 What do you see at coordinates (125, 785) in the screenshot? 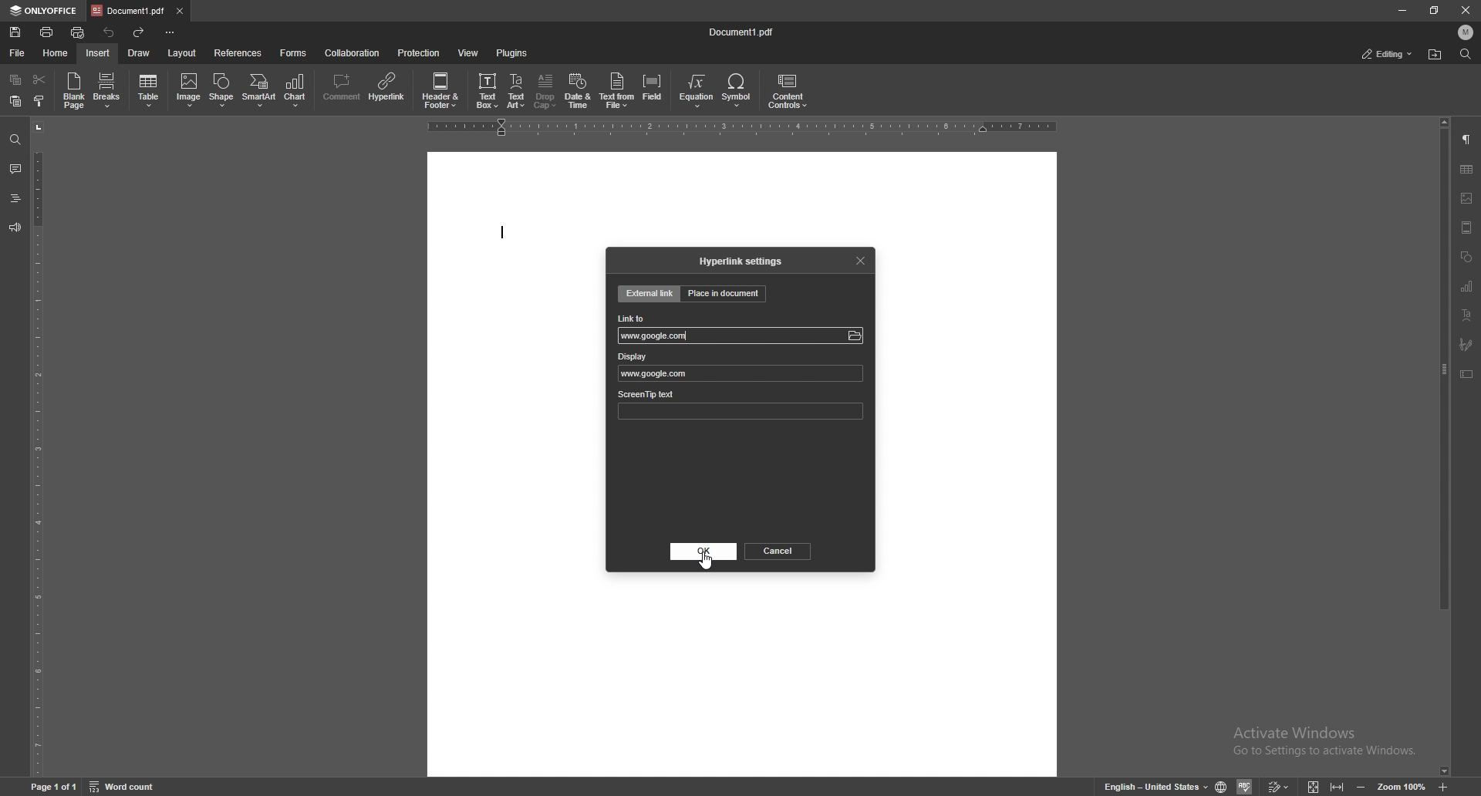
I see `word count` at bounding box center [125, 785].